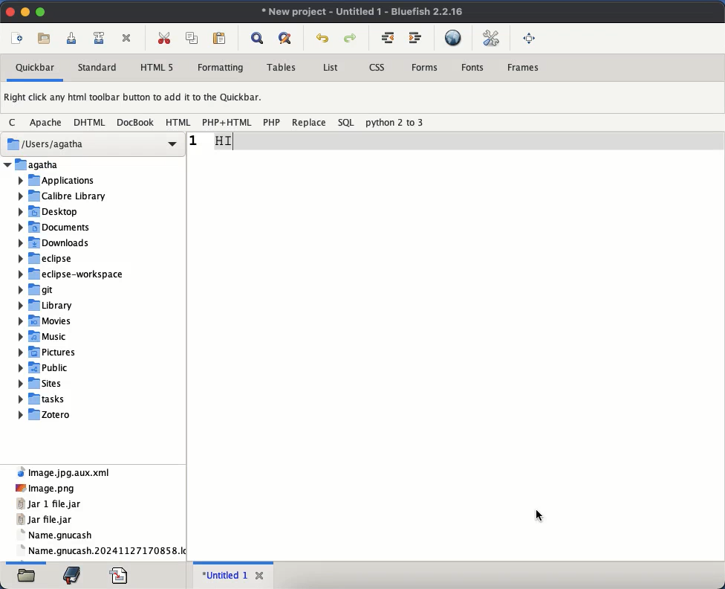  Describe the element at coordinates (221, 68) in the screenshot. I see `formatting` at that location.